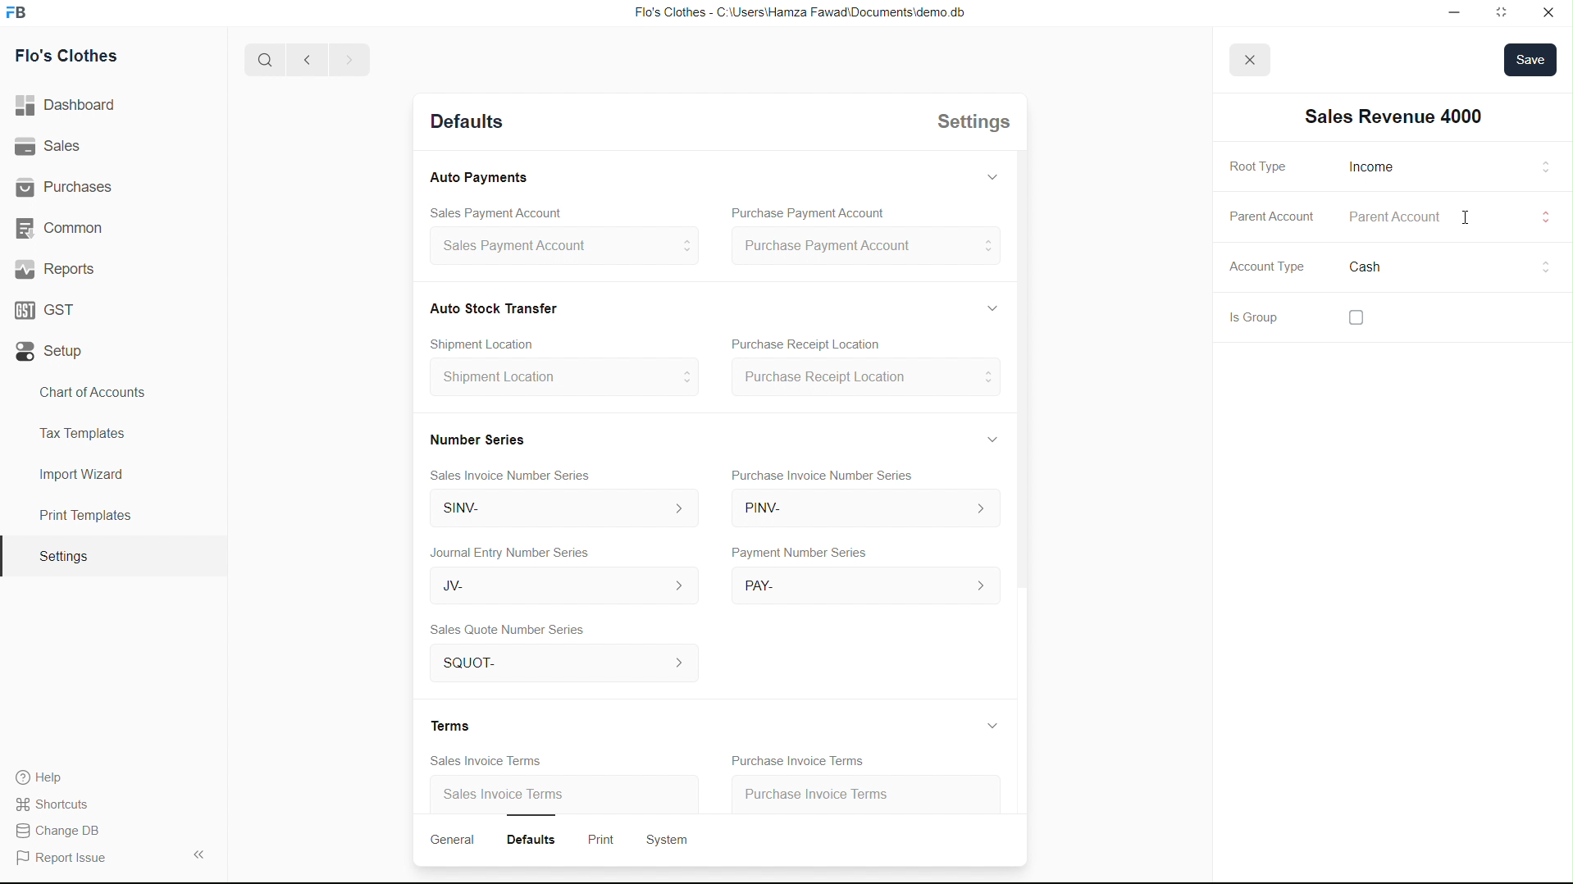  Describe the element at coordinates (1379, 314) in the screenshot. I see `checkbox` at that location.